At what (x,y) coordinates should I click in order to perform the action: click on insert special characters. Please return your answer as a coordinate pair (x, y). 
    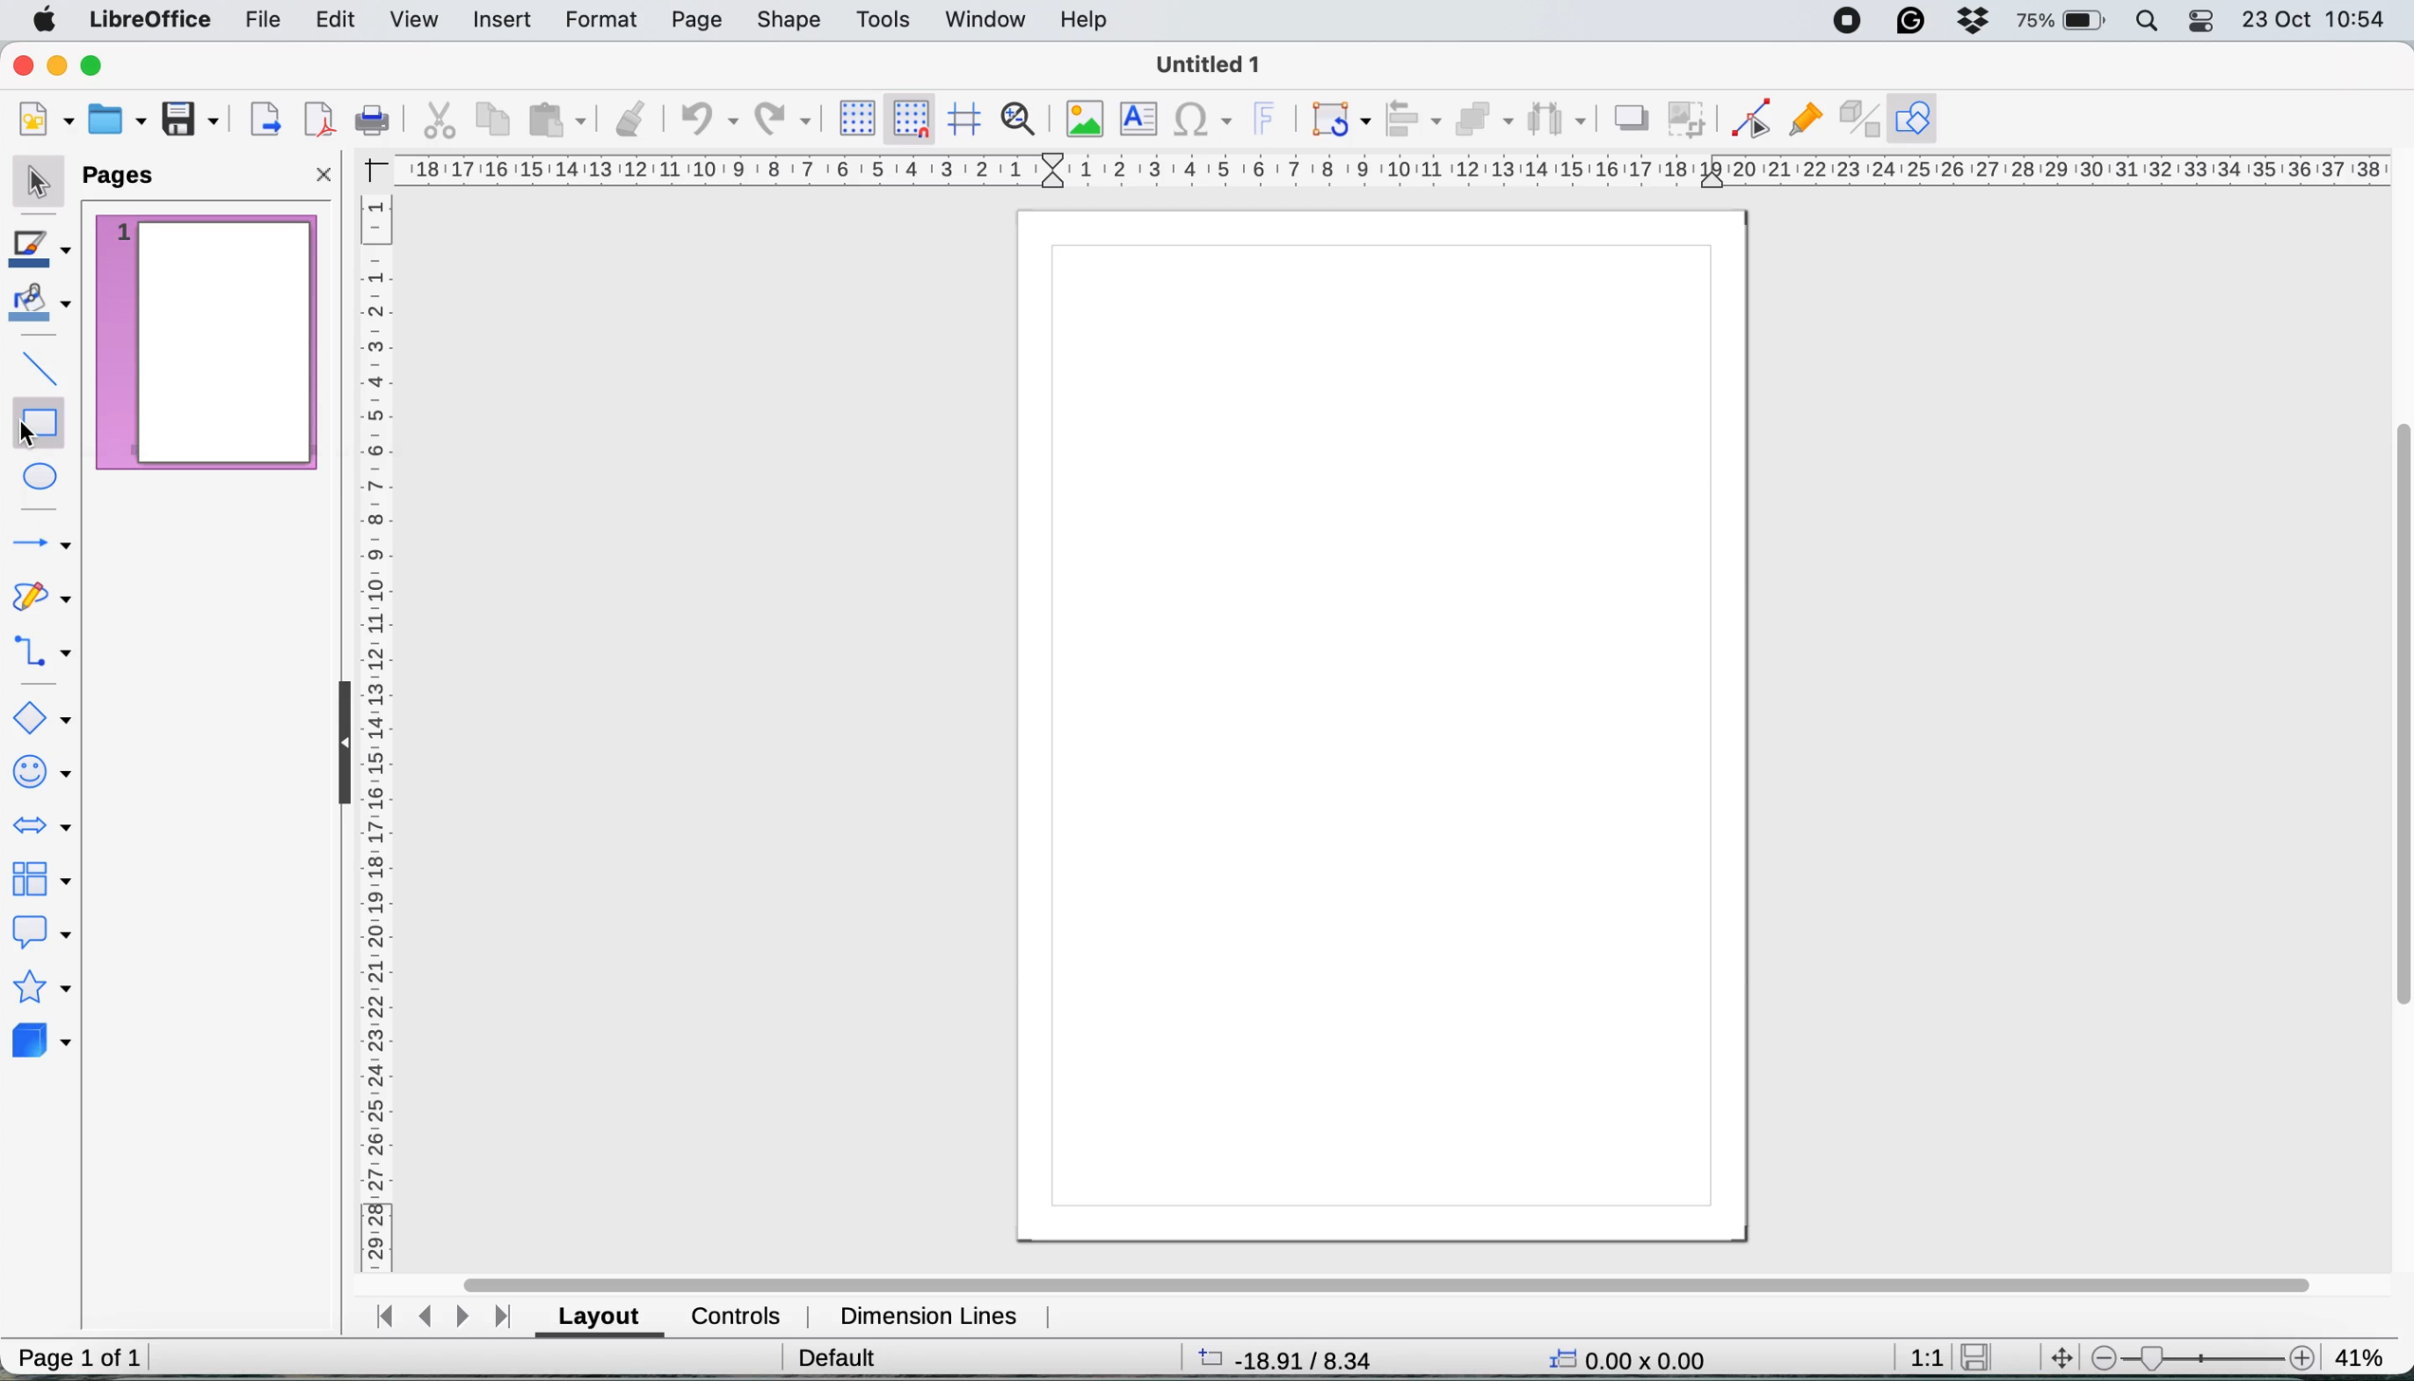
    Looking at the image, I should click on (1203, 123).